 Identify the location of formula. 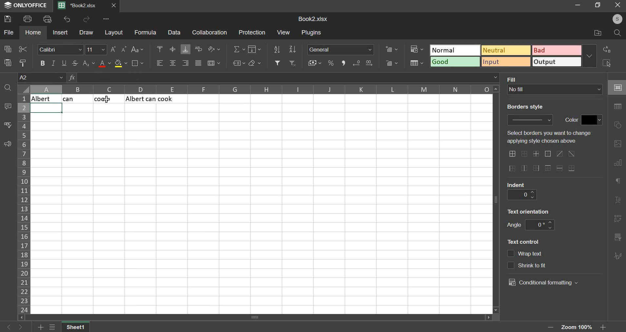
(71, 78).